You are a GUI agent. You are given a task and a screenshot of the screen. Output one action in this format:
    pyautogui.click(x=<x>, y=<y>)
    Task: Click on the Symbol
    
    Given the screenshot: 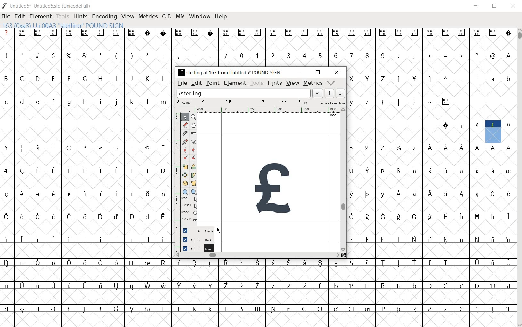 What is the action you would take?
    pyautogui.click(x=493, y=125)
    